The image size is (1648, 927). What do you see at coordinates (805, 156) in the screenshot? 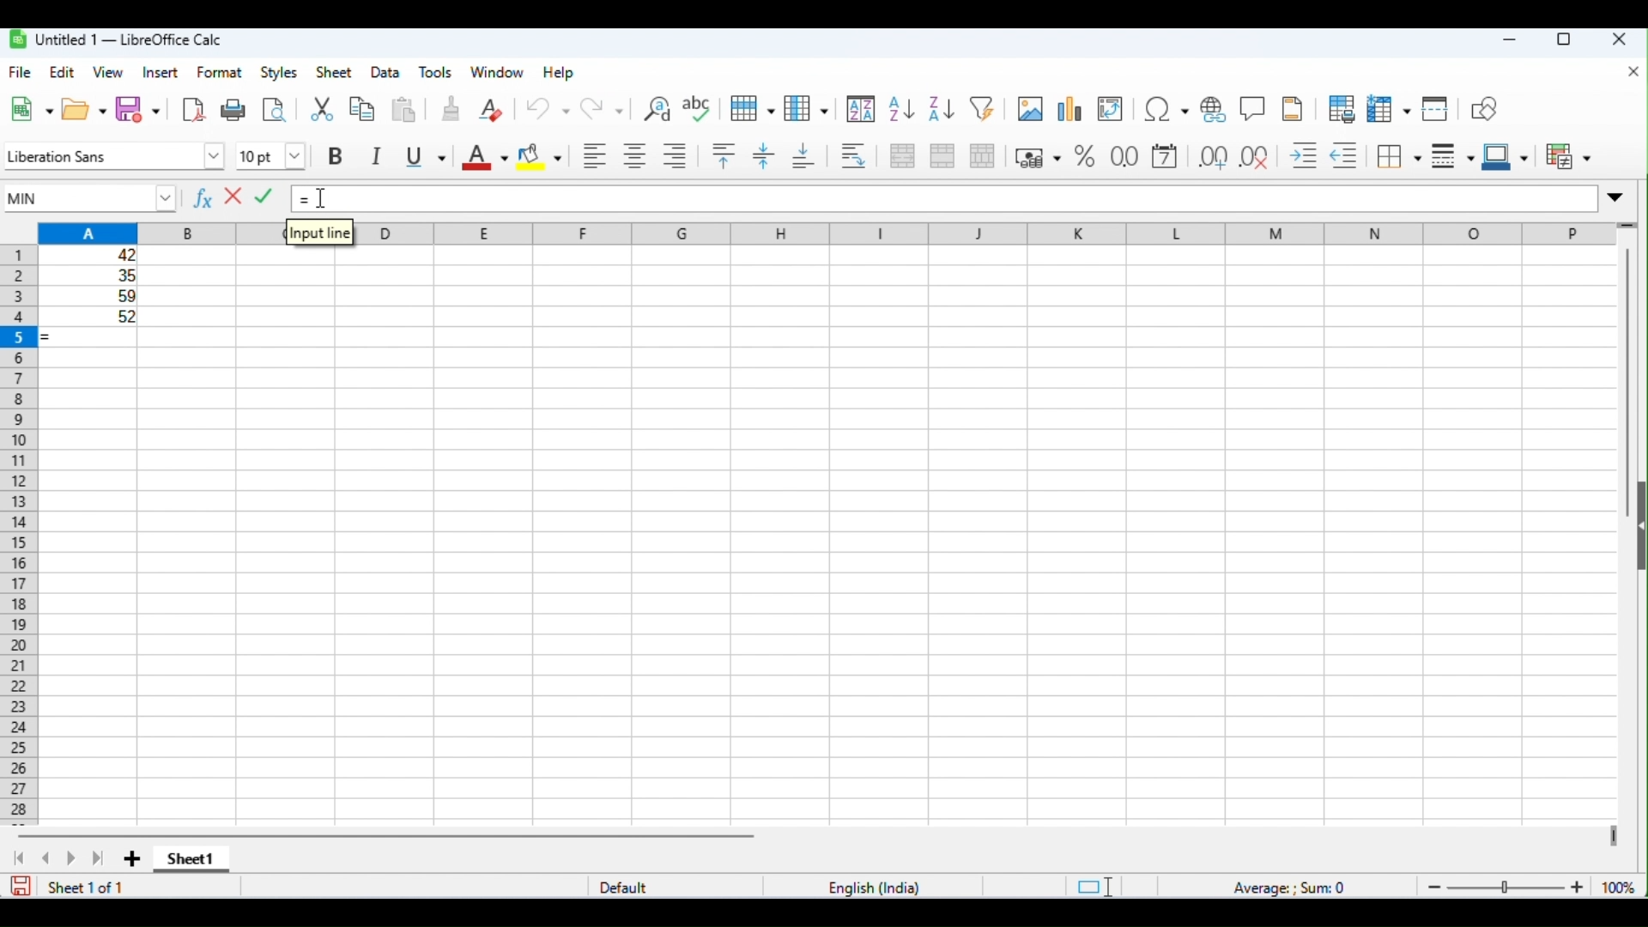
I see `align bottom` at bounding box center [805, 156].